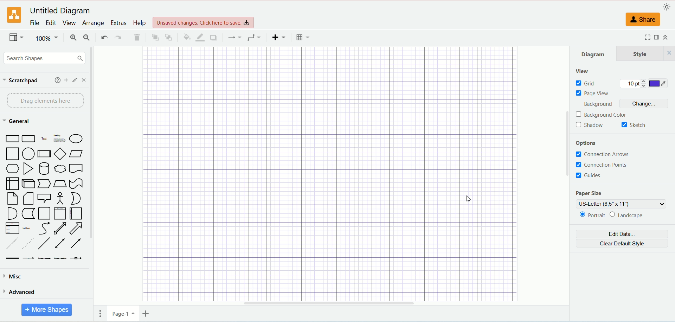 The image size is (675, 322). What do you see at coordinates (168, 38) in the screenshot?
I see `to back` at bounding box center [168, 38].